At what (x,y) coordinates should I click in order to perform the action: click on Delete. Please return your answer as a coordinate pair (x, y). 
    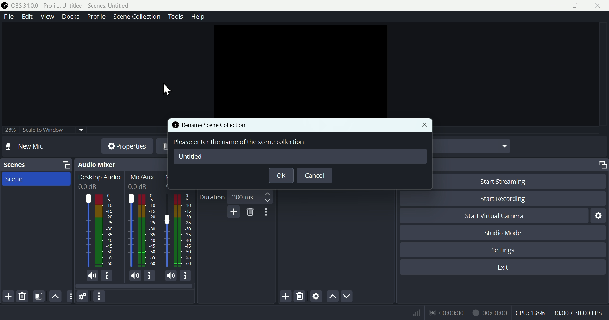
    Looking at the image, I should click on (25, 296).